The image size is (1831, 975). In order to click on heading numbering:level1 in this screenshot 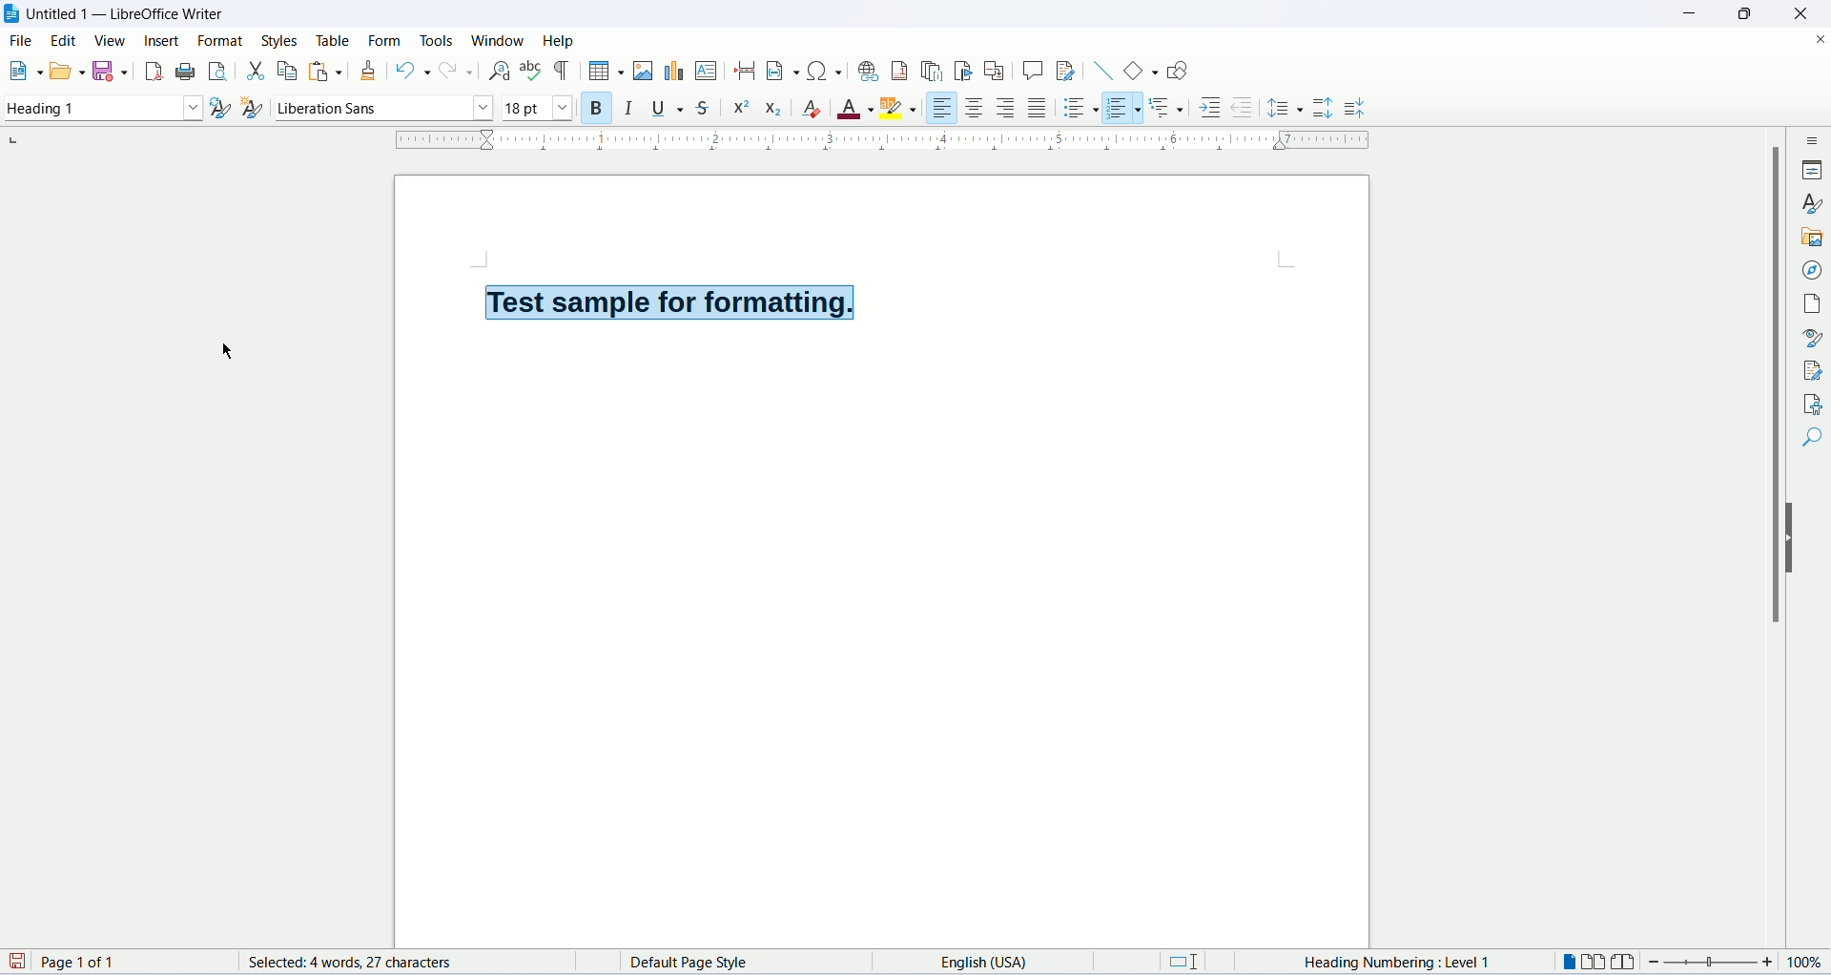, I will do `click(1394, 964)`.